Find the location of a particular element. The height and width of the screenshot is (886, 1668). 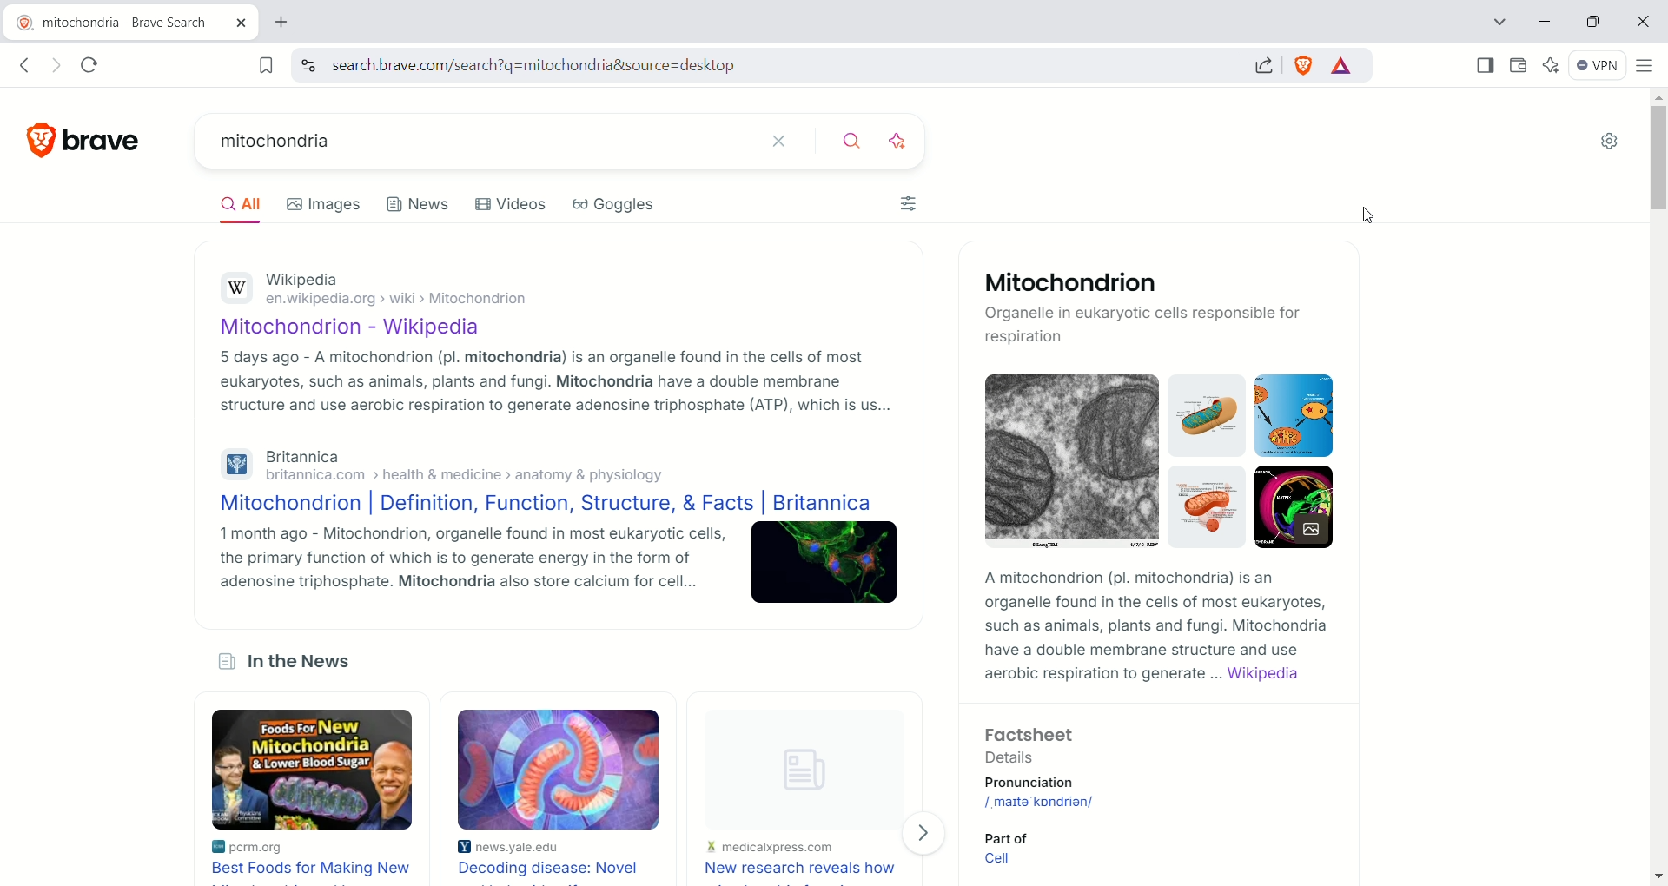

Decoding disease: Novel is located at coordinates (553, 869).